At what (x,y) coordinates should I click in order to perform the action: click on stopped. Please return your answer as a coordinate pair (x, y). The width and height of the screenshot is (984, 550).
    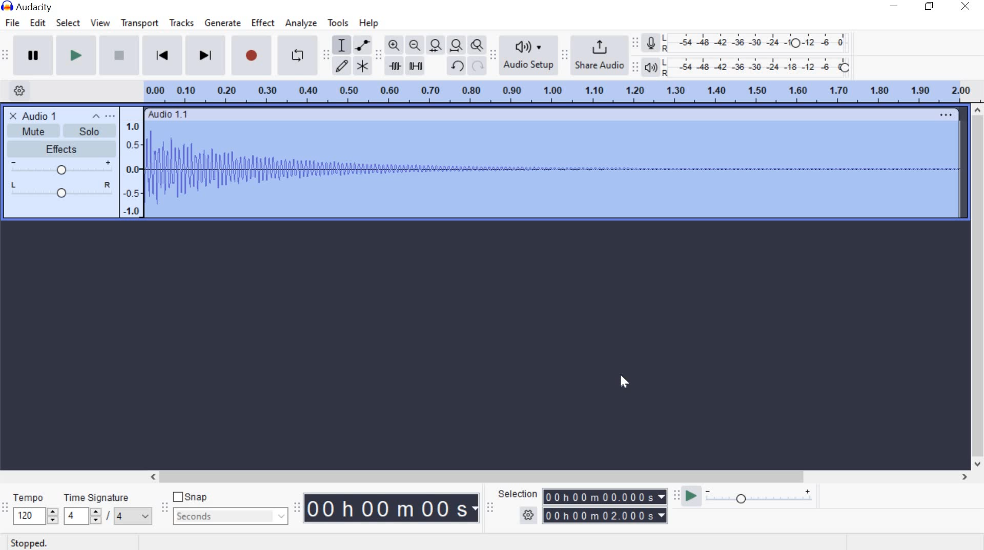
    Looking at the image, I should click on (26, 544).